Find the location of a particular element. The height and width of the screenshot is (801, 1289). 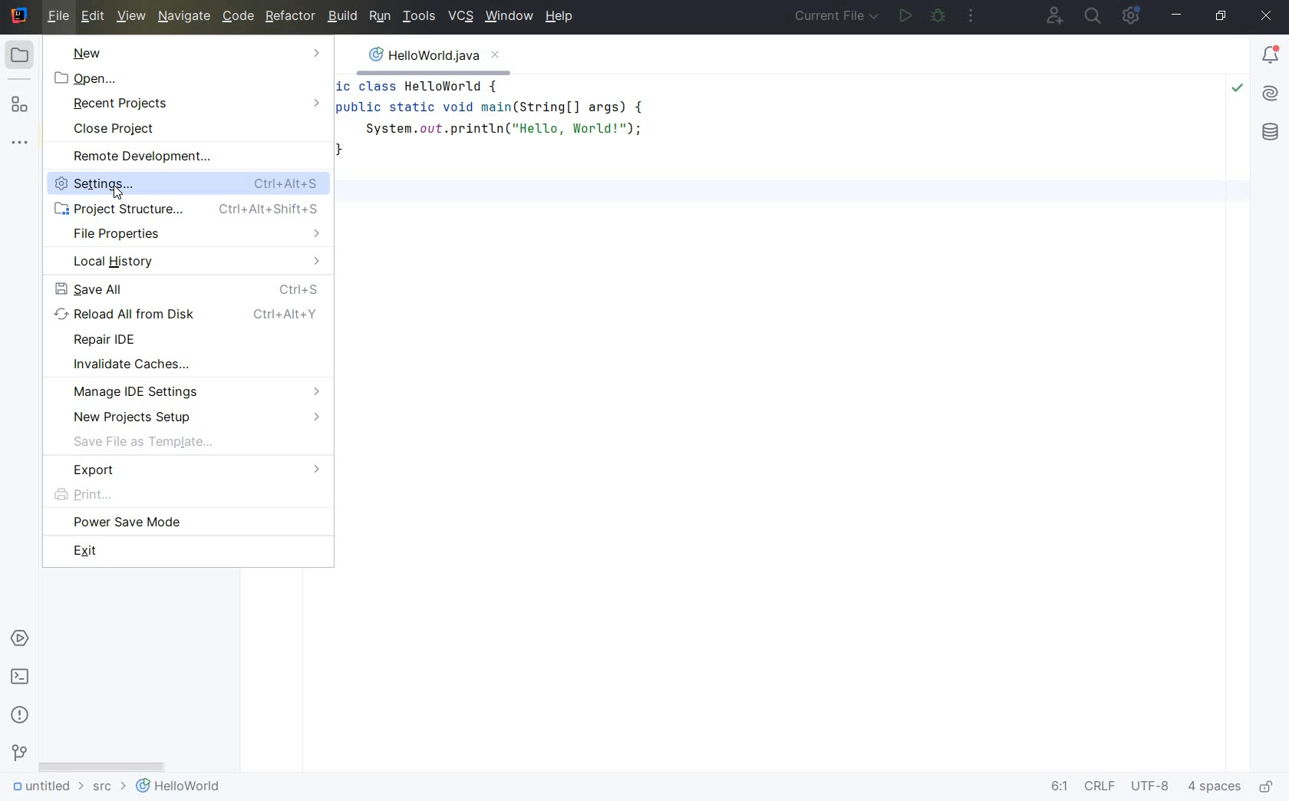

file encoding is located at coordinates (1152, 787).